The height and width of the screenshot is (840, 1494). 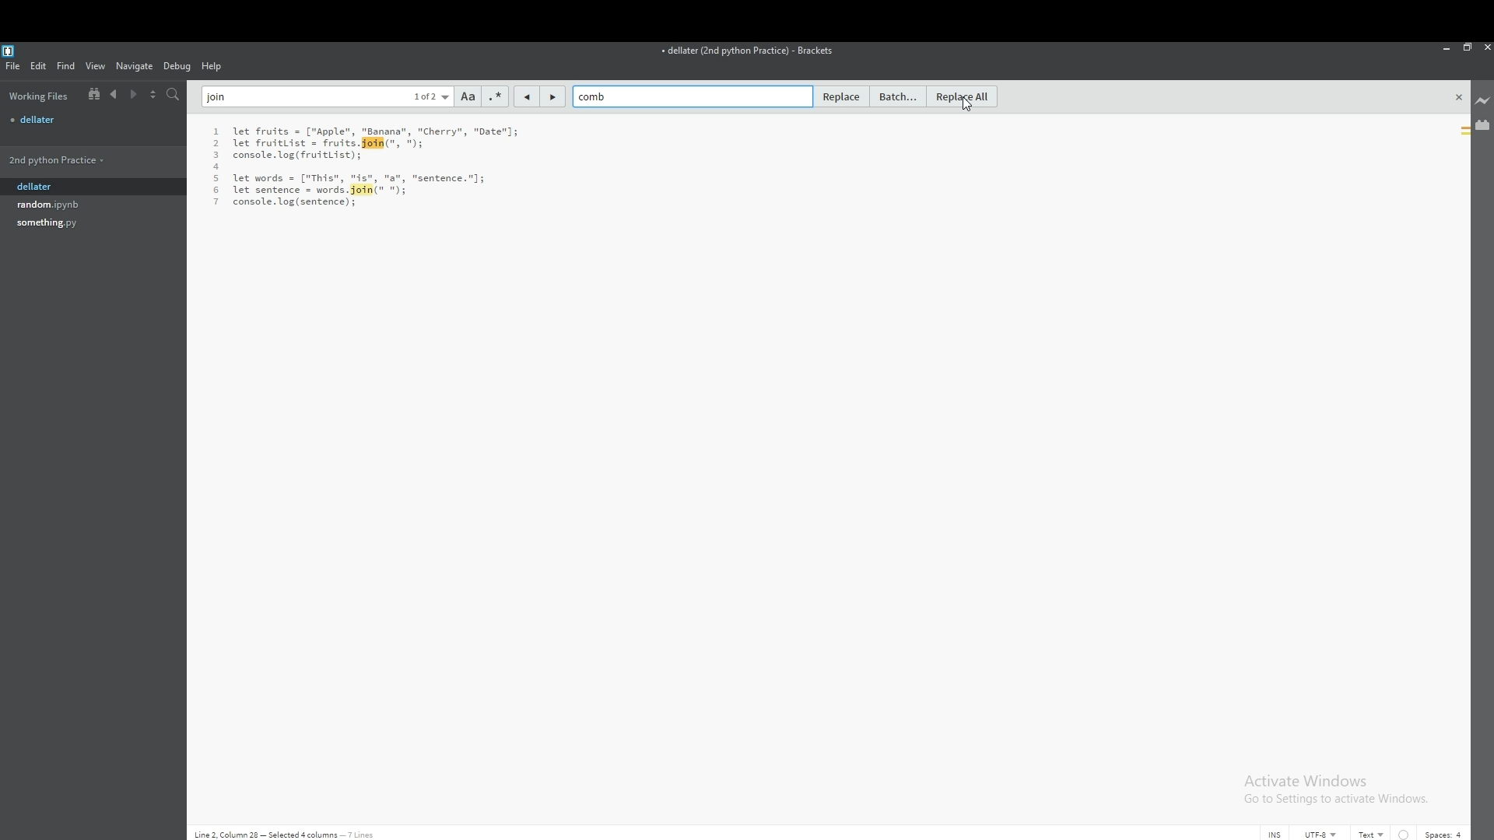 I want to click on resize, so click(x=1467, y=47).